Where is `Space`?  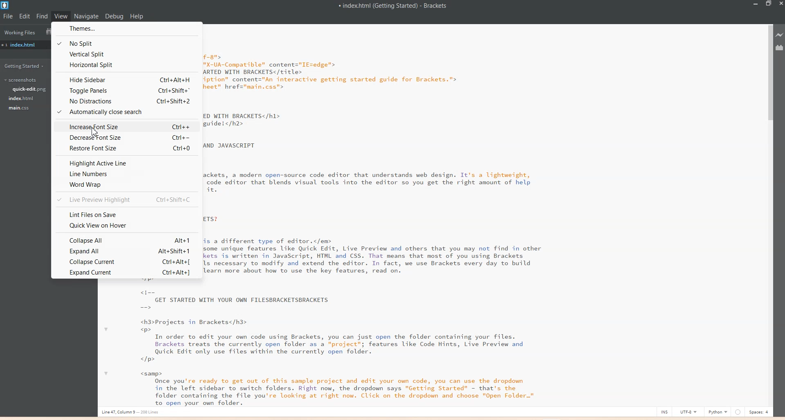
Space is located at coordinates (759, 411).